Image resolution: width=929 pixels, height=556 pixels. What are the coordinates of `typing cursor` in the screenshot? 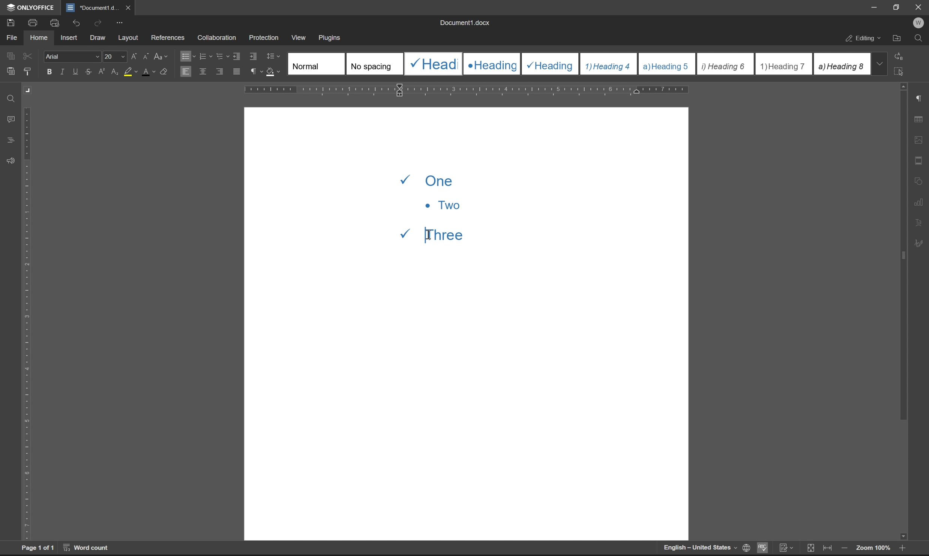 It's located at (429, 234).